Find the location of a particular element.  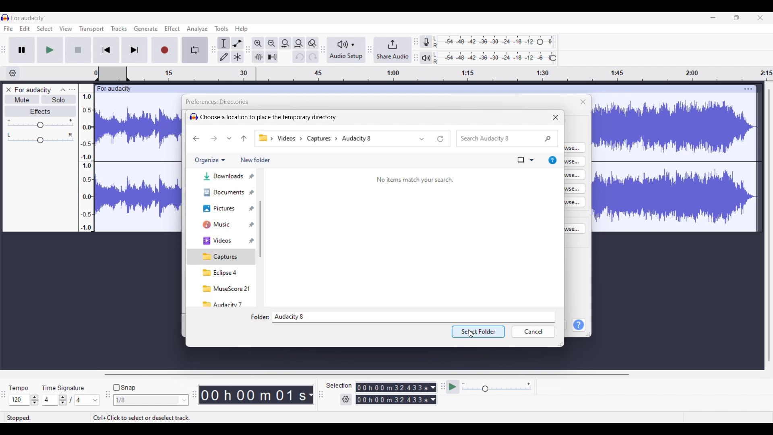

Help is located at coordinates (579, 325).